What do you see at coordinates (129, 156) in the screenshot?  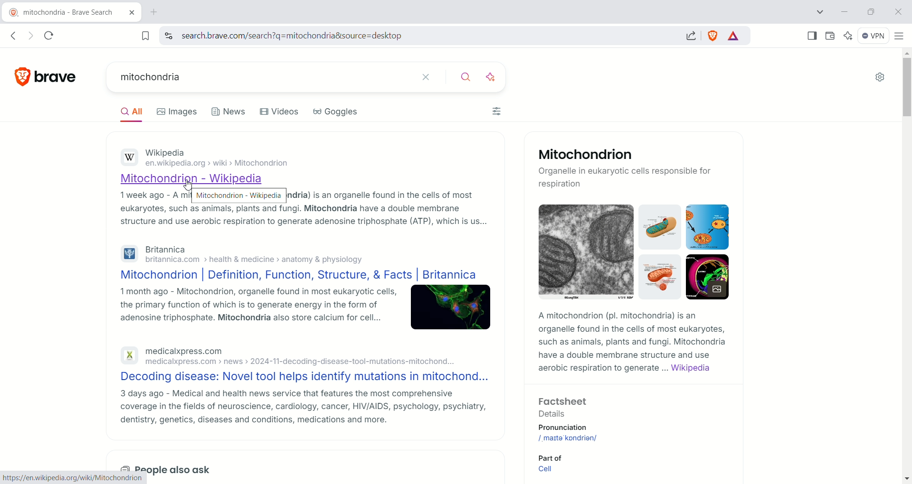 I see `Wikipedia logo` at bounding box center [129, 156].